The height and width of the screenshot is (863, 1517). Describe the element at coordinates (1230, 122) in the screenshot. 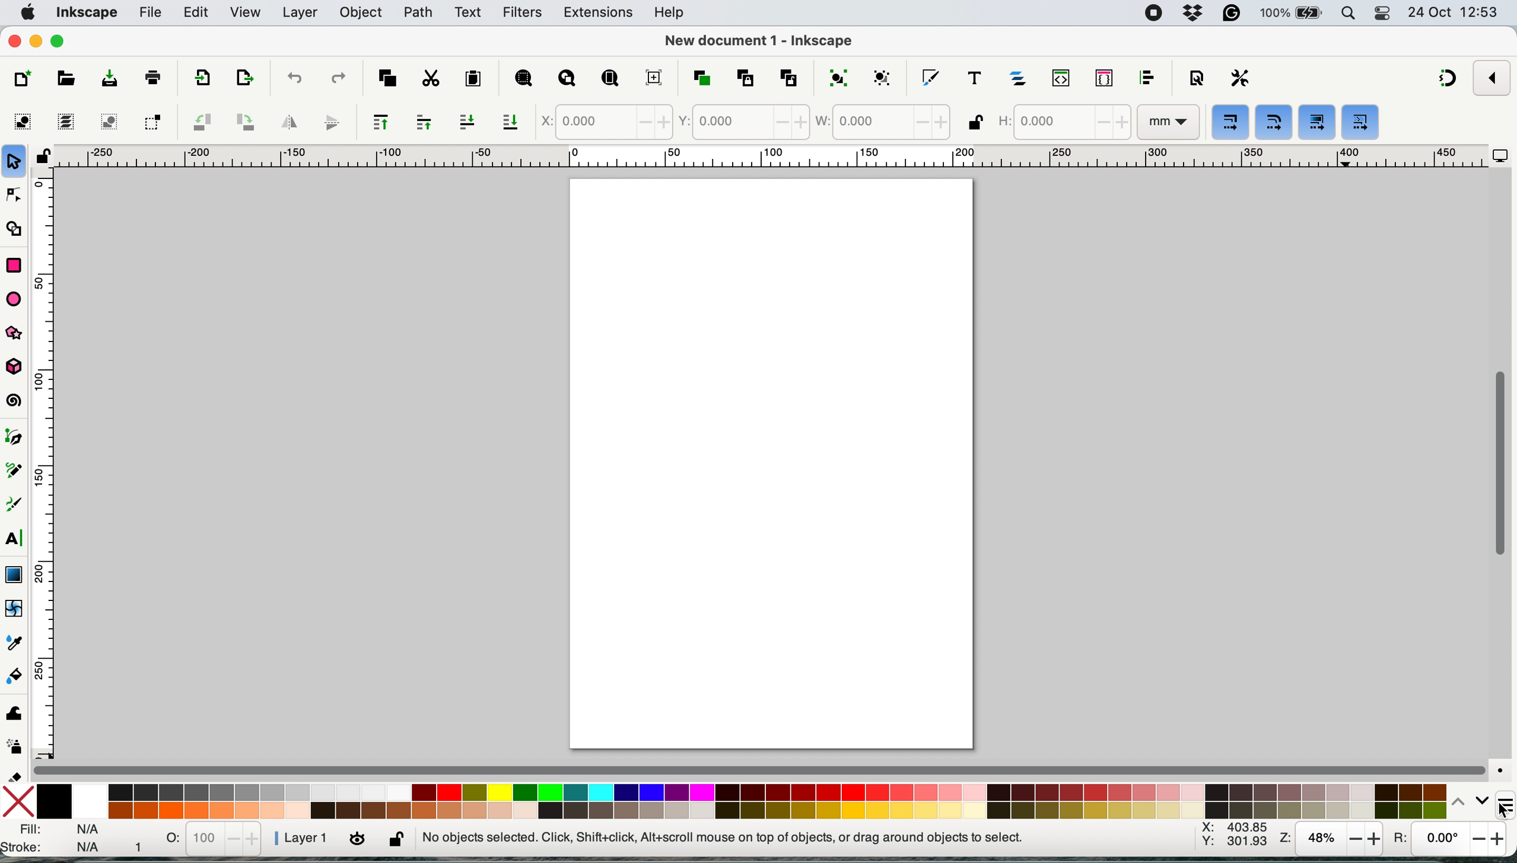

I see `when scaling objects scale the stroke width by the same proportion` at that location.